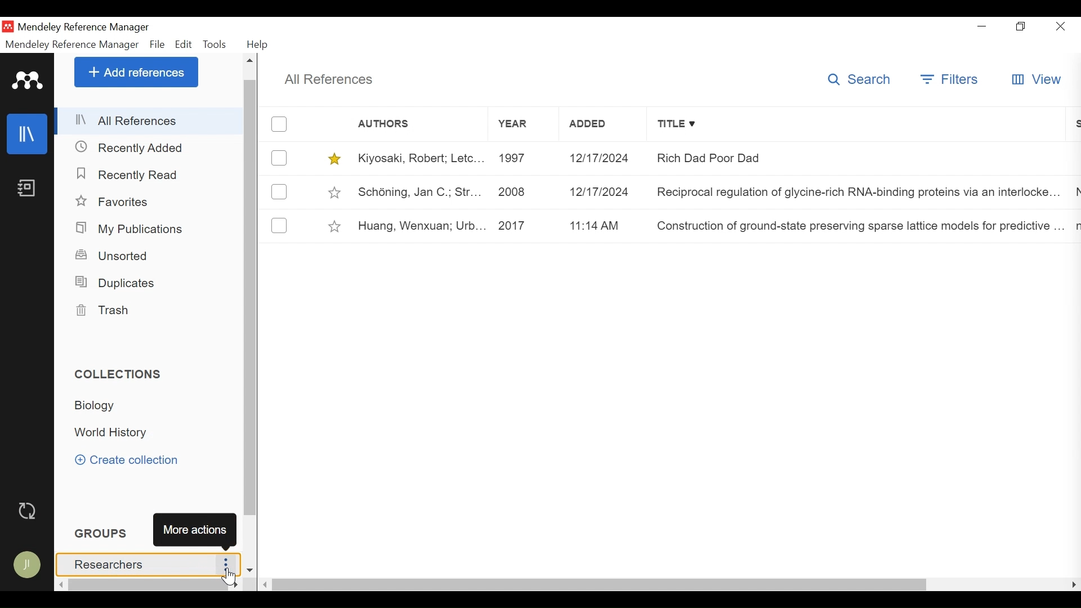  Describe the element at coordinates (28, 189) in the screenshot. I see `Notebook` at that location.